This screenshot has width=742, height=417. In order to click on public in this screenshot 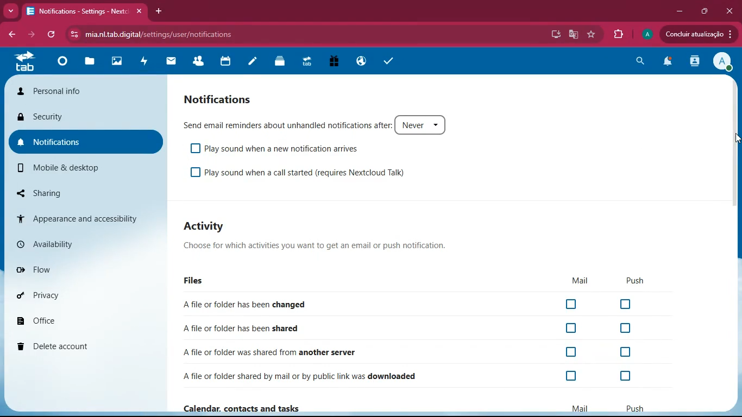, I will do `click(363, 61)`.